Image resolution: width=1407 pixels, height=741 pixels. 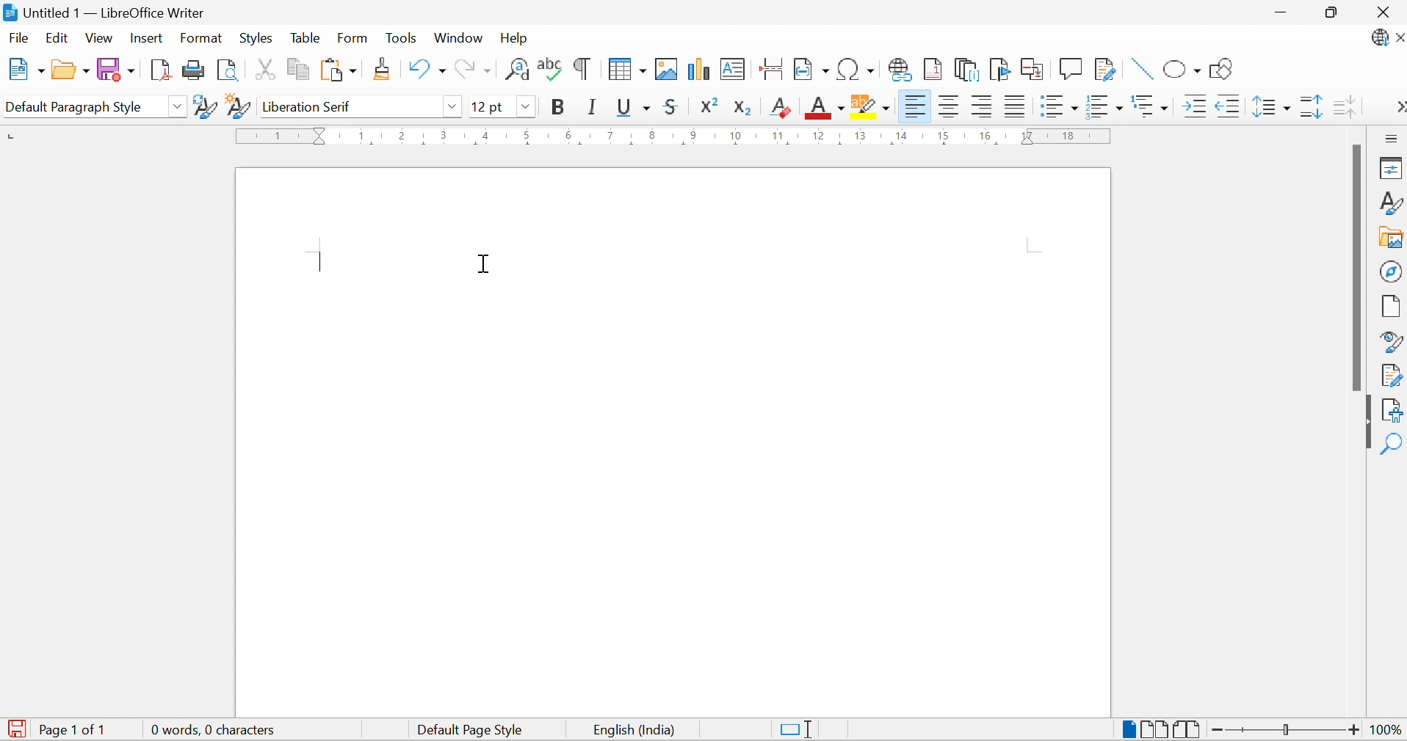 What do you see at coordinates (192, 70) in the screenshot?
I see `Print` at bounding box center [192, 70].